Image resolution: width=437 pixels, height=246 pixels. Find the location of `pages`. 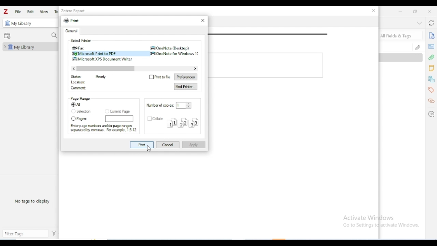

pages is located at coordinates (83, 119).